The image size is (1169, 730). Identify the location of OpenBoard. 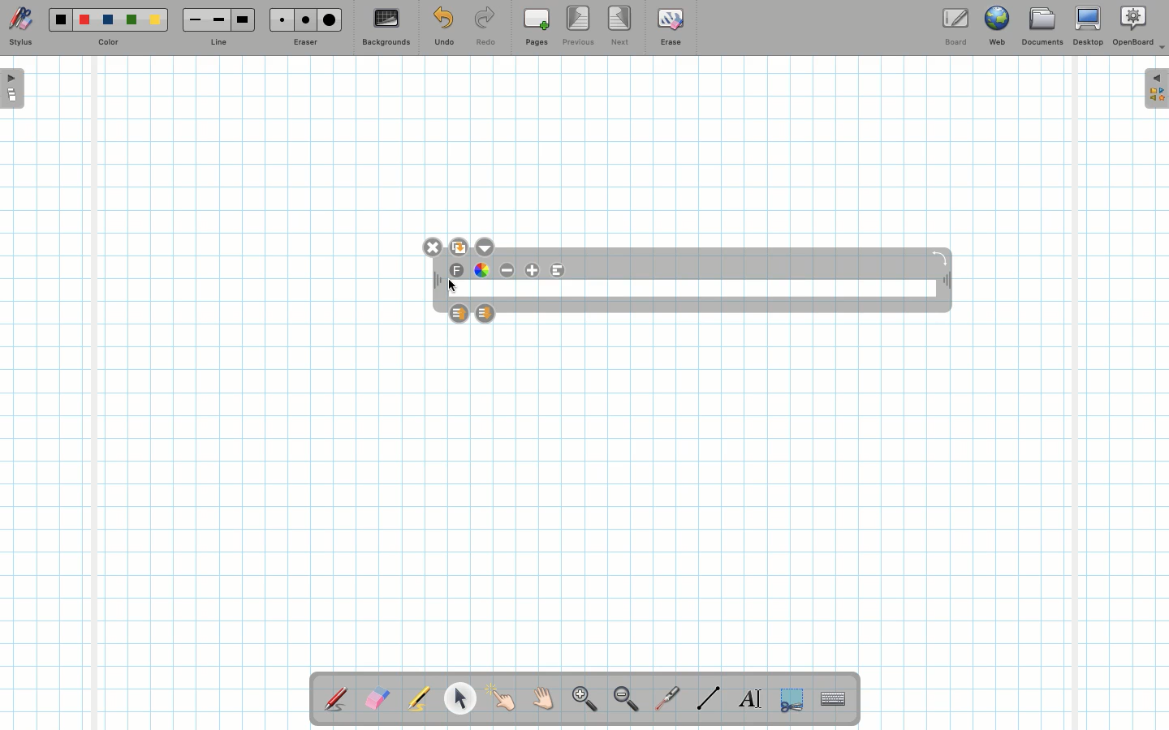
(1139, 26).